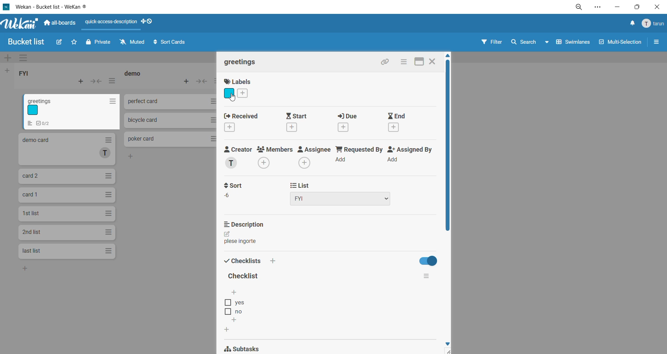  Describe the element at coordinates (246, 277) in the screenshot. I see `checklist title` at that location.